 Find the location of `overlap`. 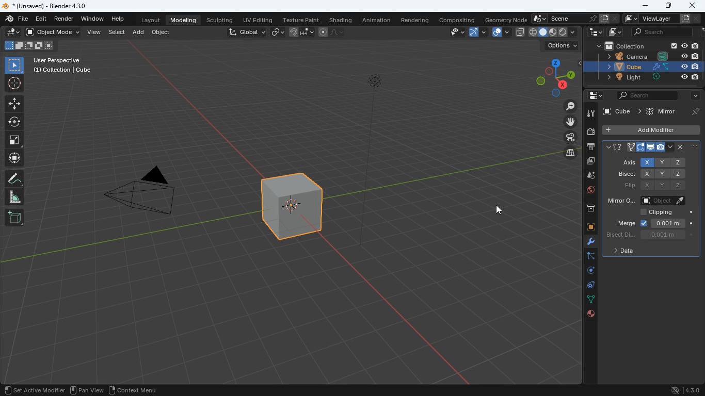

overlap is located at coordinates (501, 32).